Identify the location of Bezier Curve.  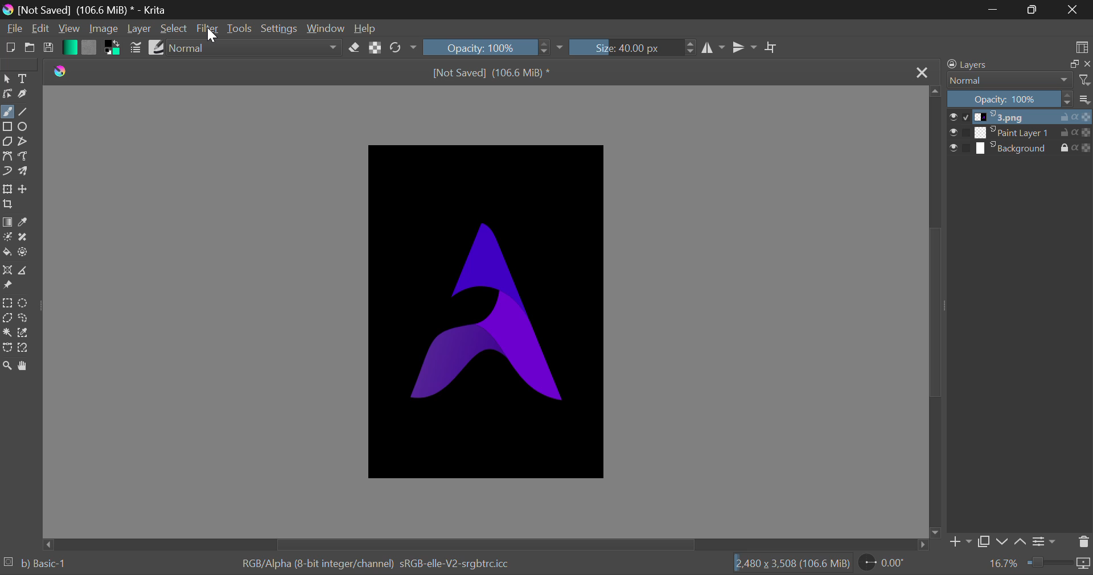
(9, 157).